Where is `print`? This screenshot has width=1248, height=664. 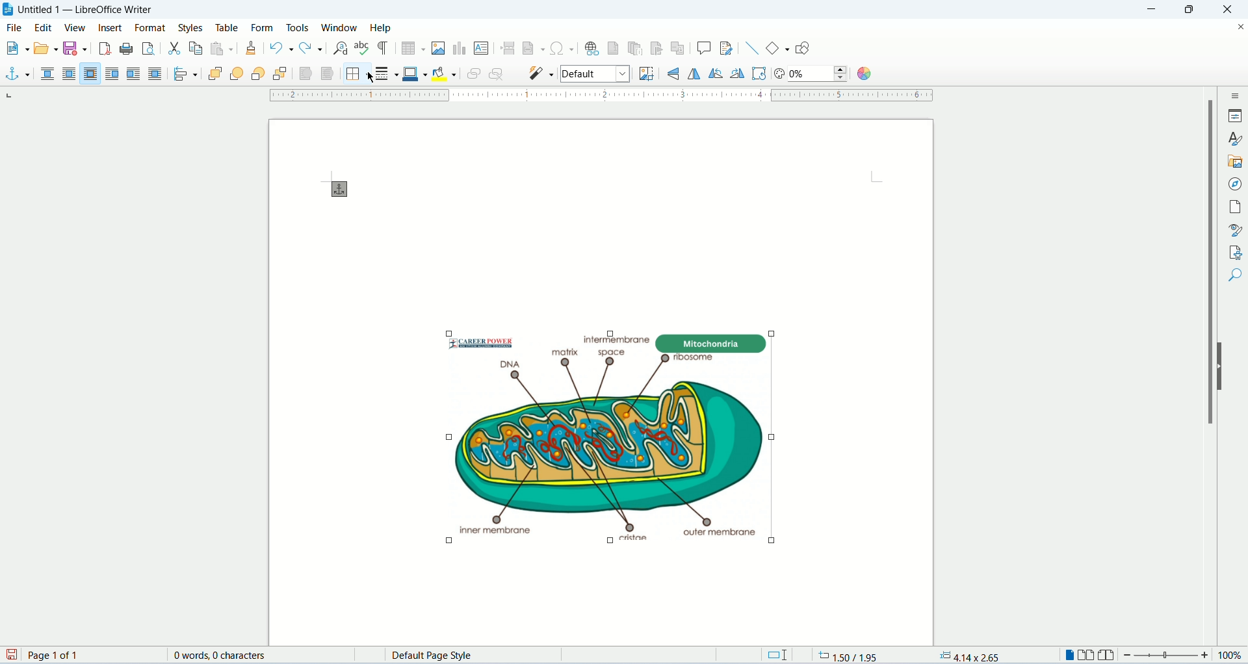
print is located at coordinates (126, 49).